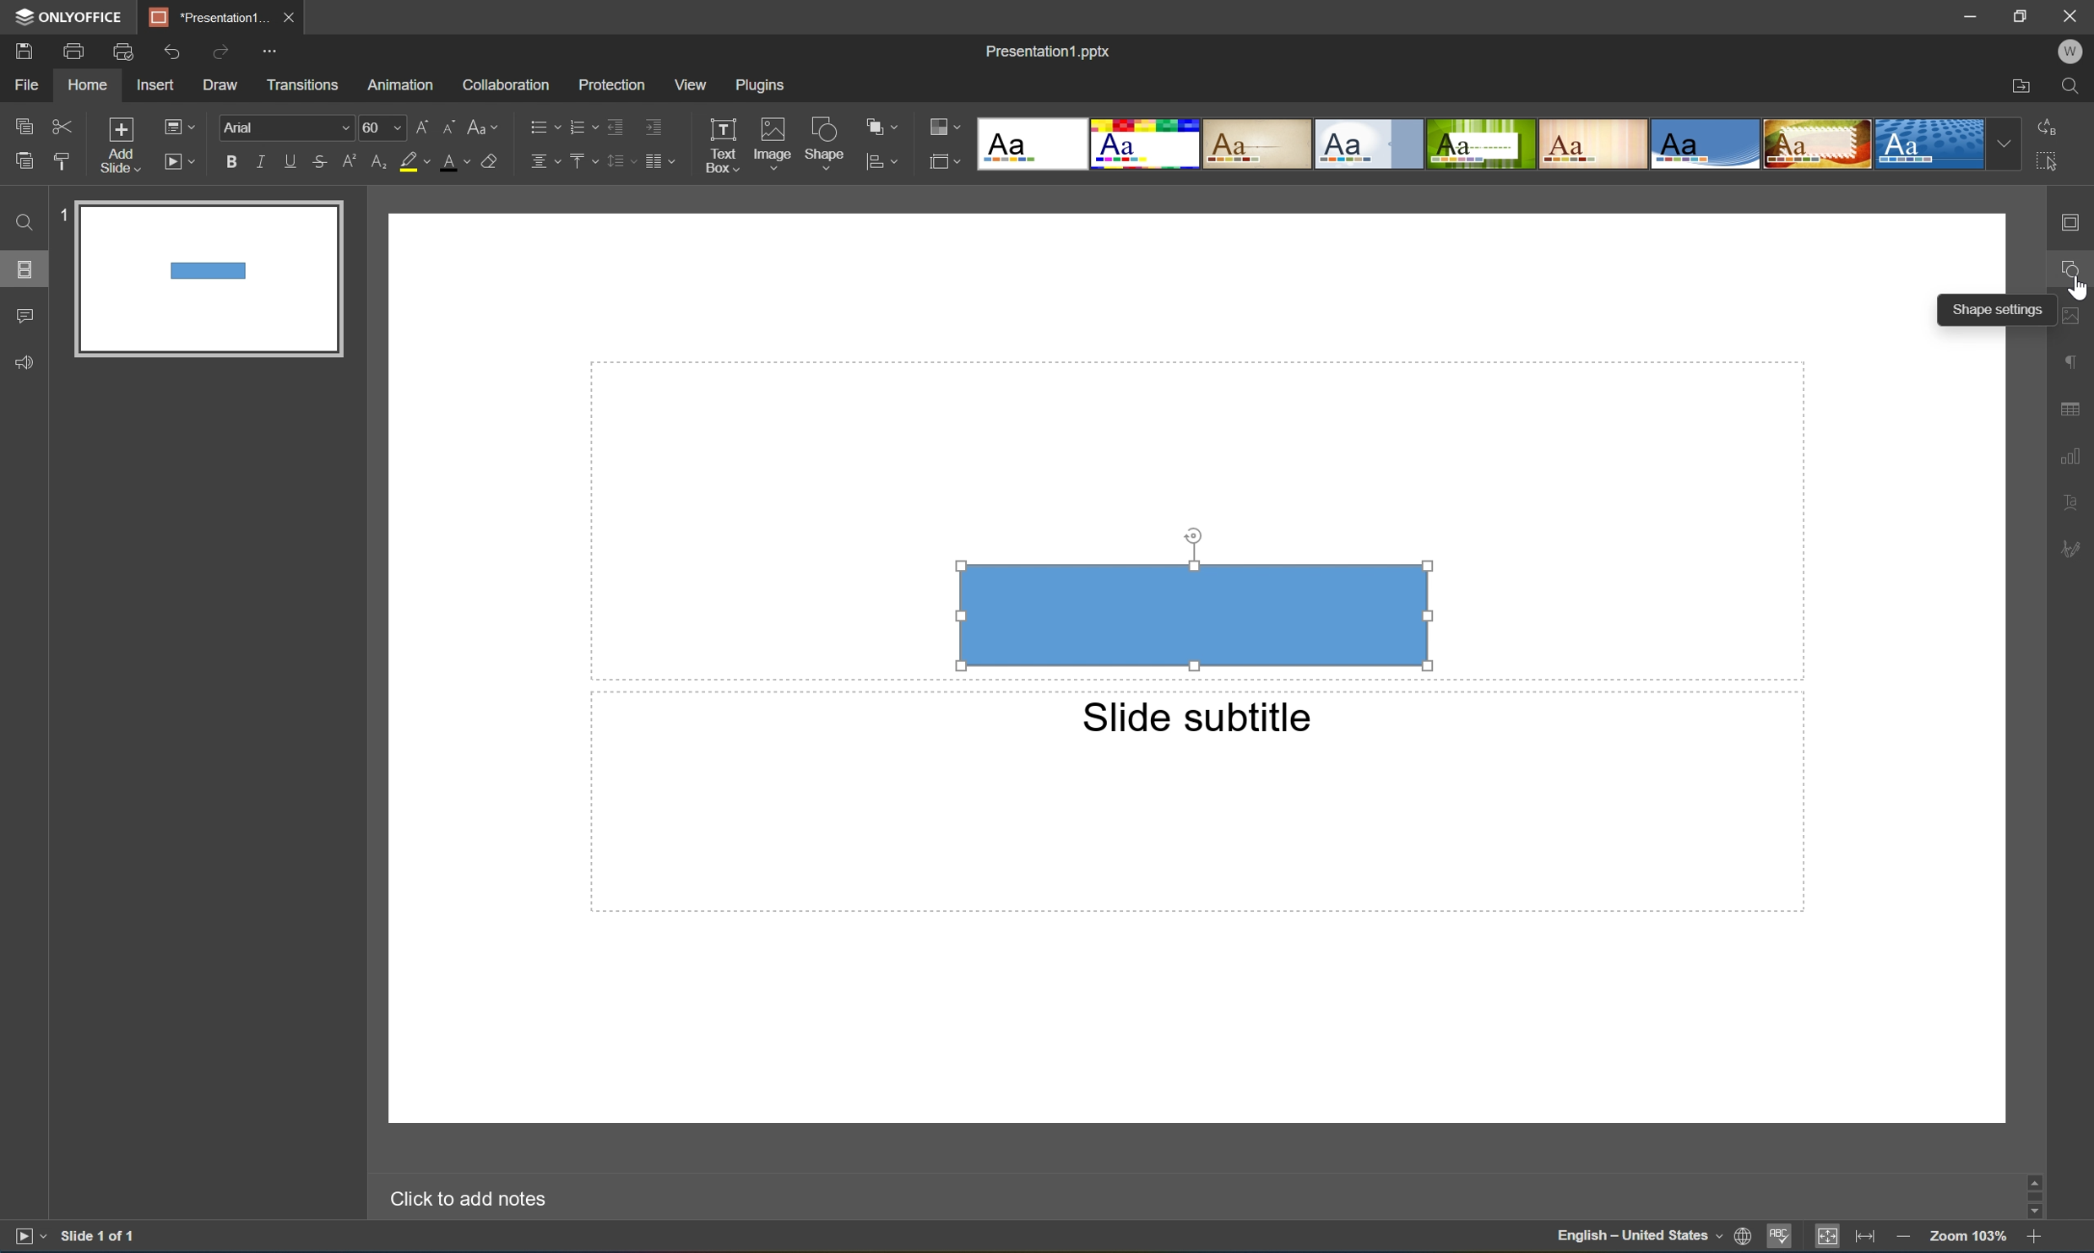  I want to click on Slide 1 of 1, so click(104, 1237).